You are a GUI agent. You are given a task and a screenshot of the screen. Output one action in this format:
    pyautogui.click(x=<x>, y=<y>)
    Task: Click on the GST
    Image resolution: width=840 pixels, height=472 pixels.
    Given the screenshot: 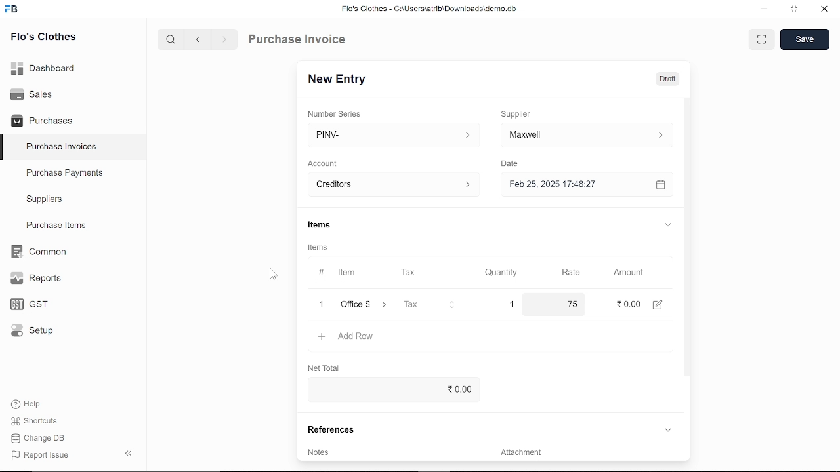 What is the action you would take?
    pyautogui.click(x=25, y=305)
    